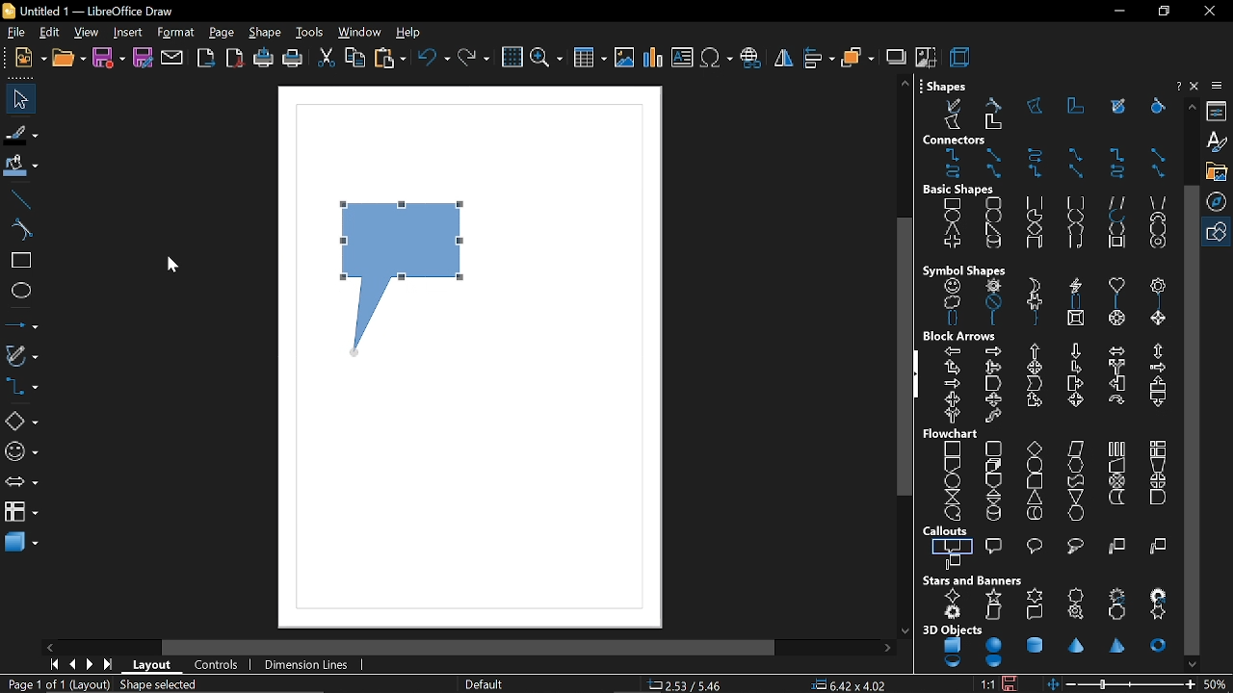 The width and height of the screenshot is (1233, 693). Describe the element at coordinates (1073, 244) in the screenshot. I see `folded corner` at that location.